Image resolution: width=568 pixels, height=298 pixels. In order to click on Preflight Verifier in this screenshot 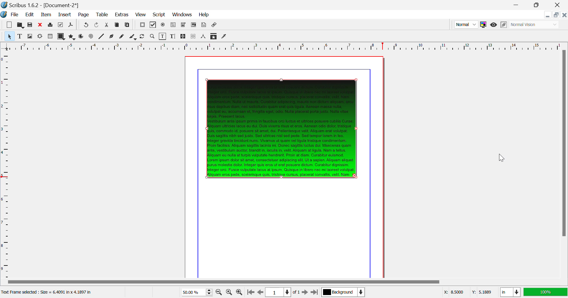, I will do `click(61, 25)`.